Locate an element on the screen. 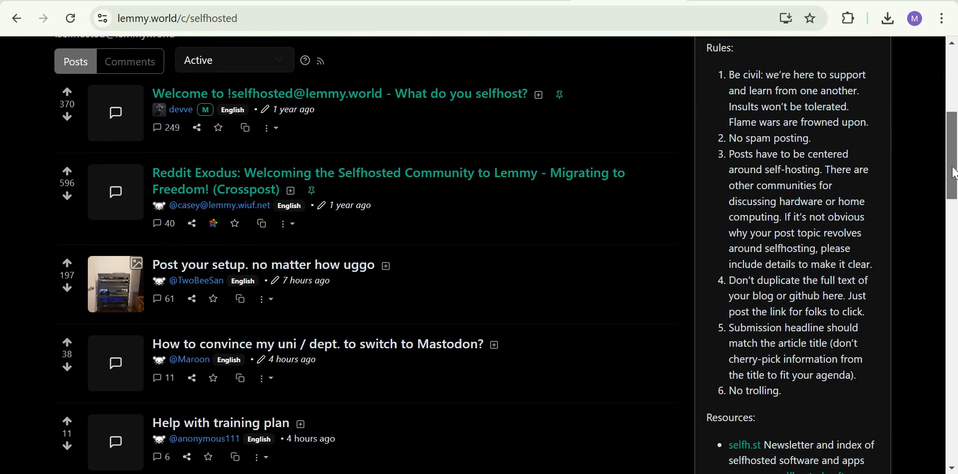 Image resolution: width=958 pixels, height=474 pixels. Google account is located at coordinates (916, 19).